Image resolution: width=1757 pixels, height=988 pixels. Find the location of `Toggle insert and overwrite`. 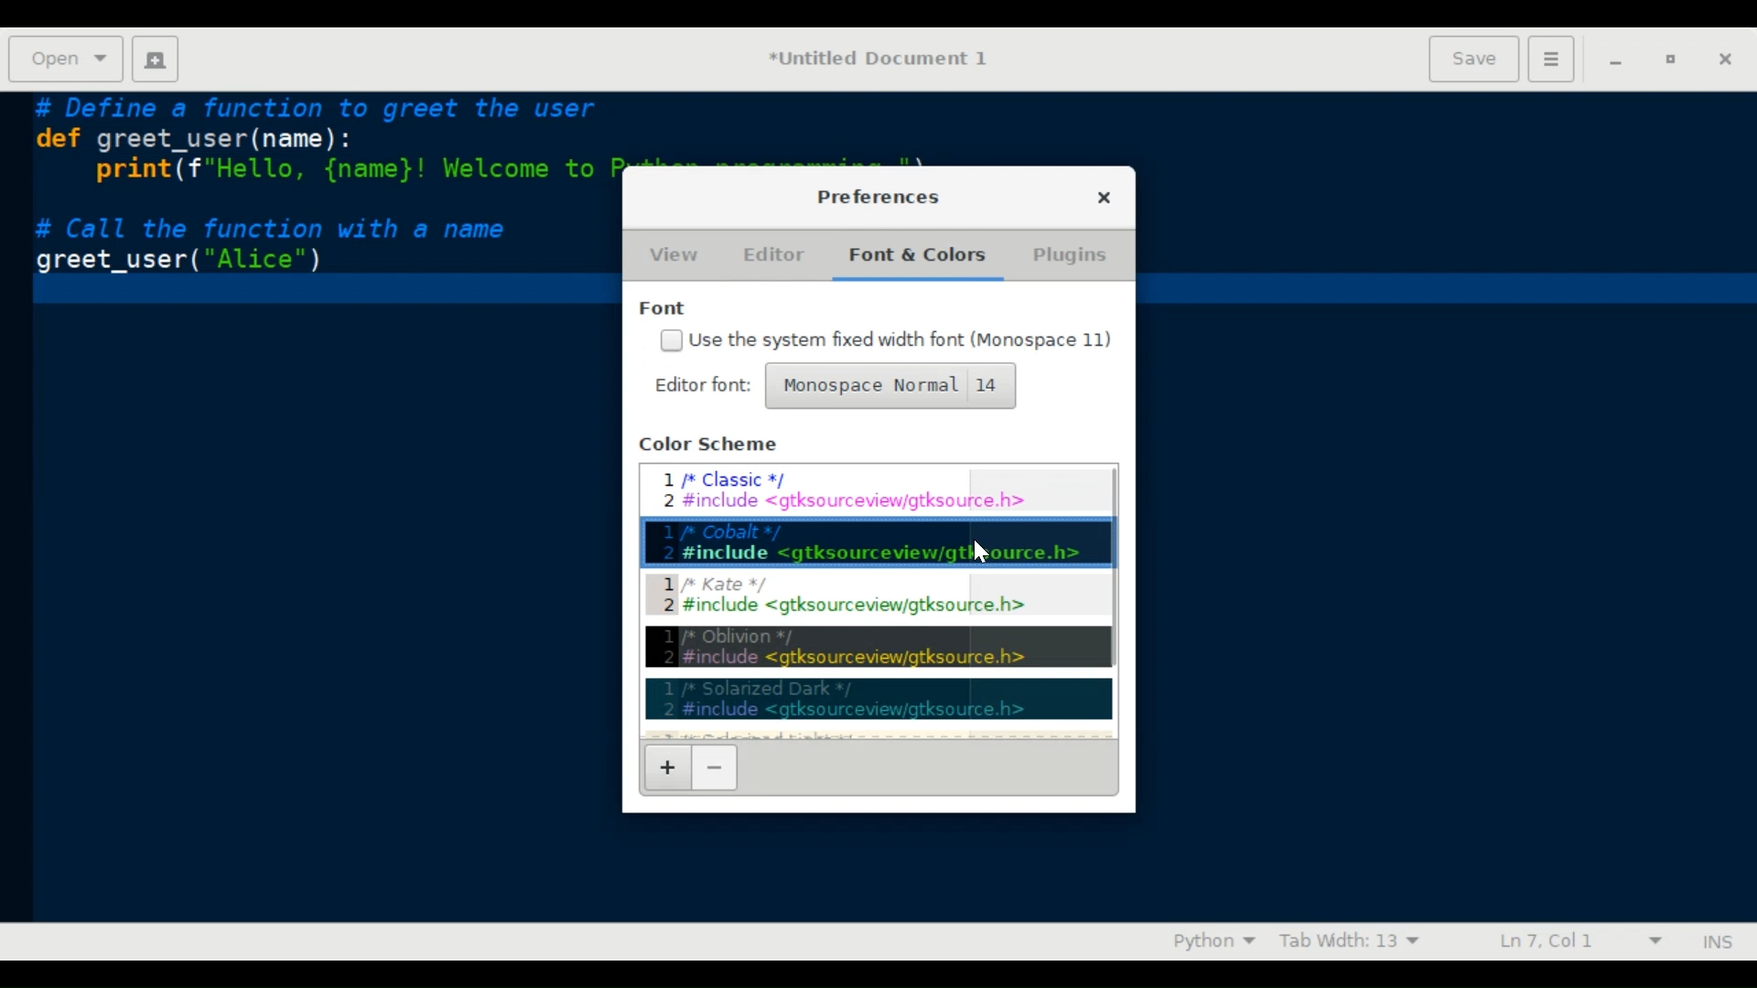

Toggle insert and overwrite is located at coordinates (1700, 941).